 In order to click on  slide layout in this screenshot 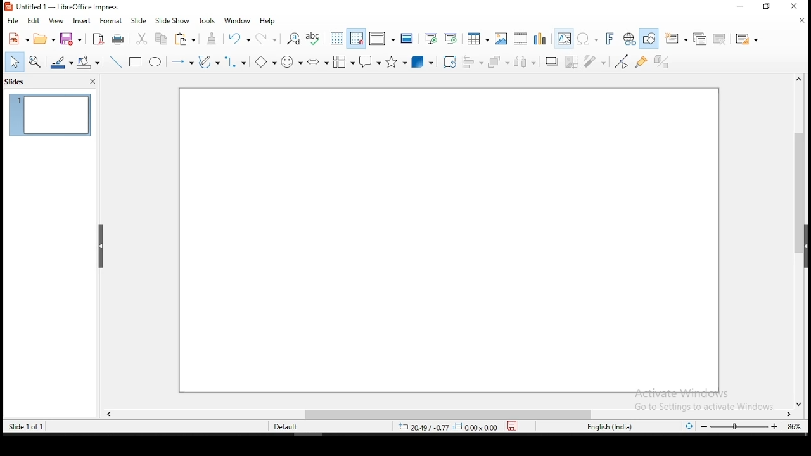, I will do `click(748, 38)`.